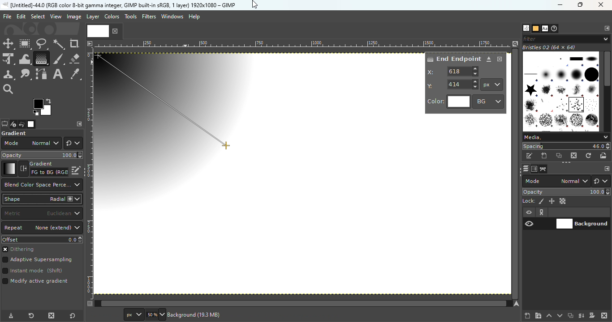  I want to click on Offset, so click(42, 239).